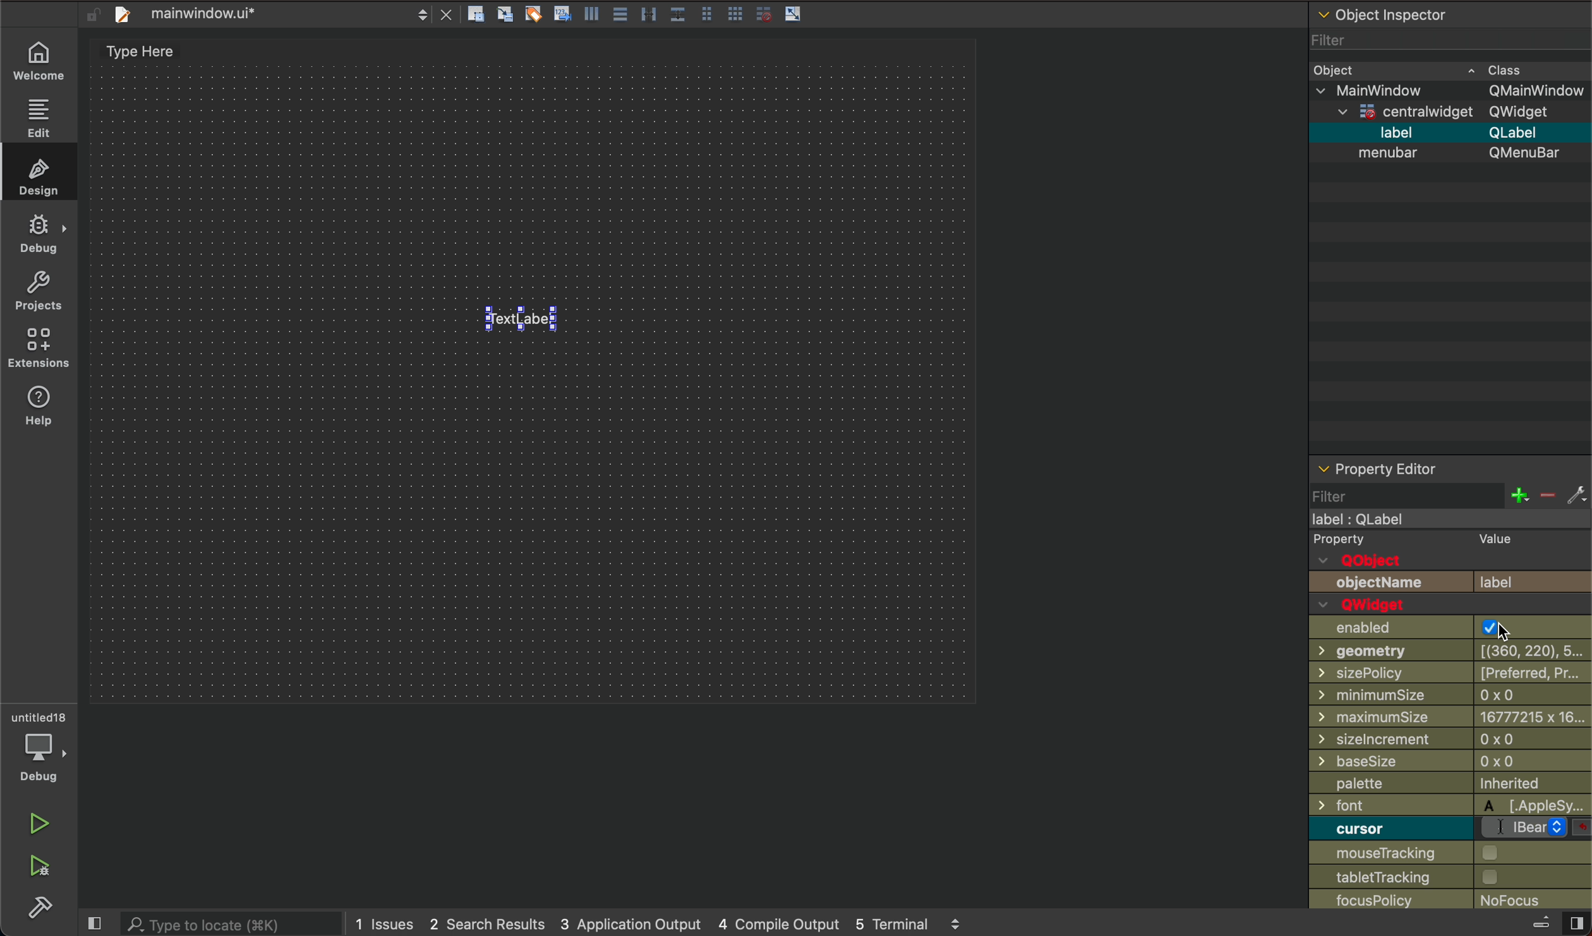 The width and height of the screenshot is (1592, 936). What do you see at coordinates (889, 924) in the screenshot?
I see `5 terminal` at bounding box center [889, 924].